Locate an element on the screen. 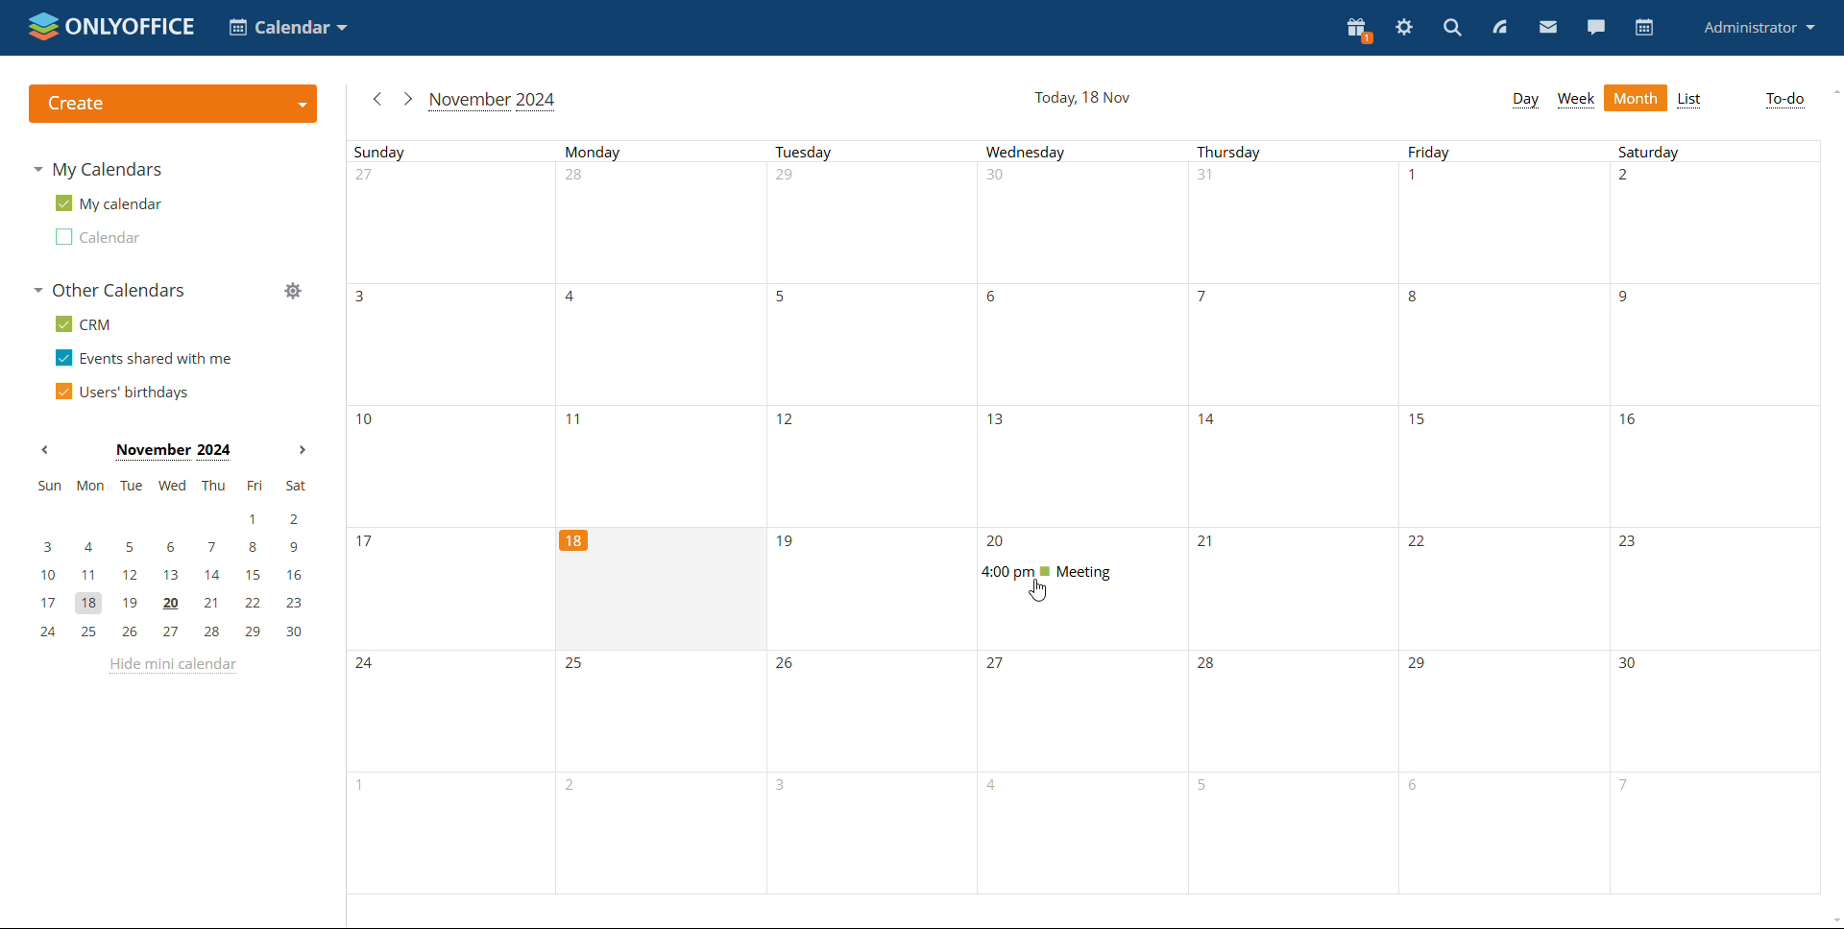 This screenshot has width=1844, height=929. previous month is located at coordinates (377, 99).